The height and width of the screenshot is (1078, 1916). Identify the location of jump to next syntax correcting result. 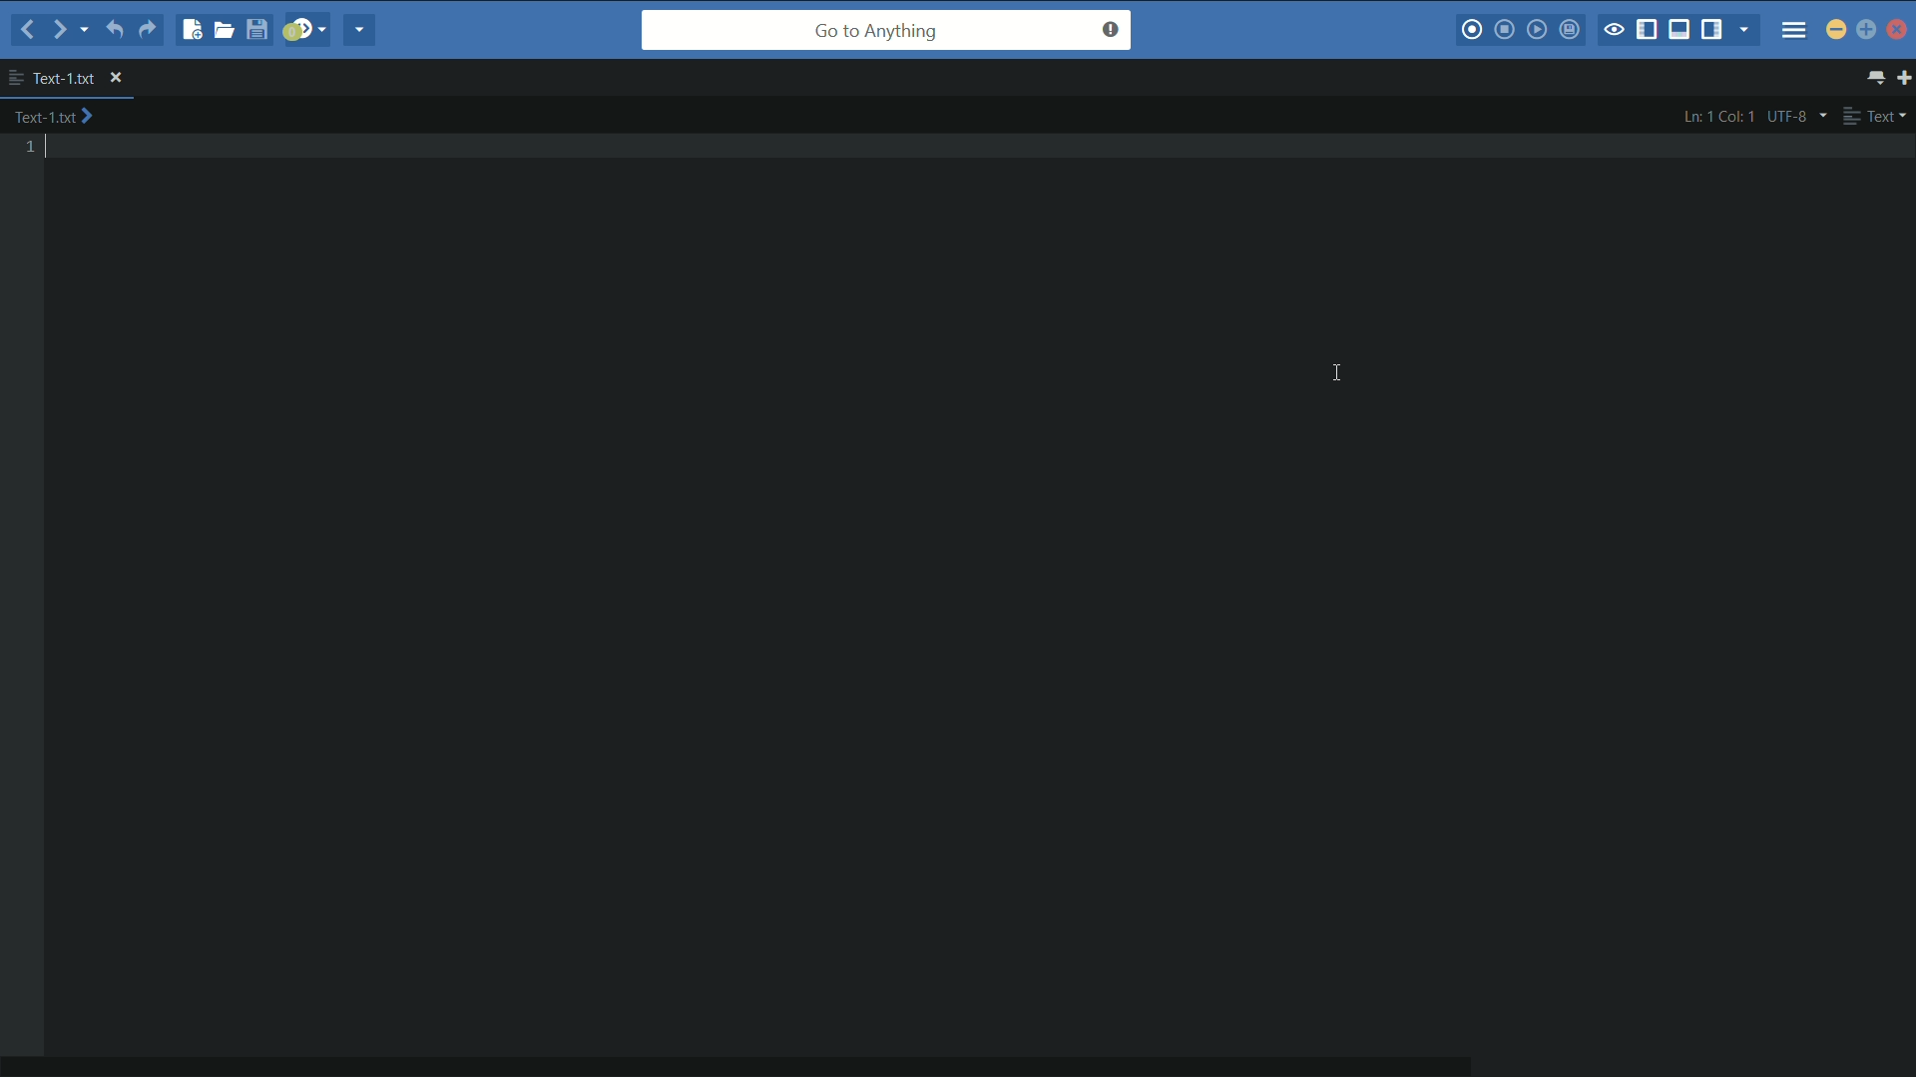
(306, 29).